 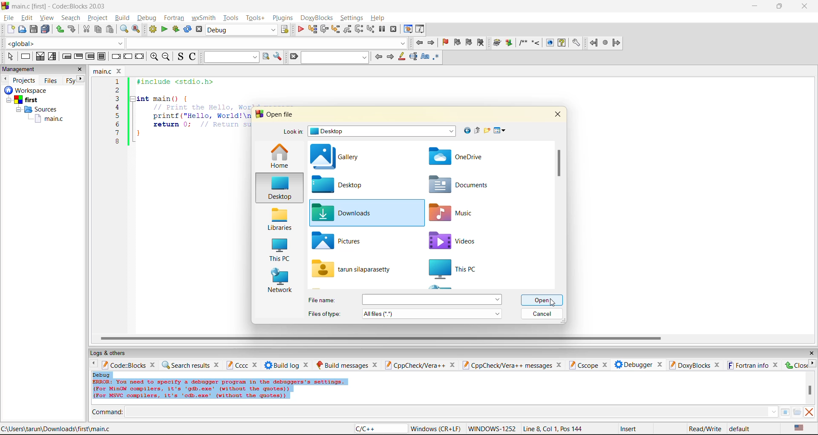 What do you see at coordinates (800, 428) in the screenshot?
I see `text language` at bounding box center [800, 428].